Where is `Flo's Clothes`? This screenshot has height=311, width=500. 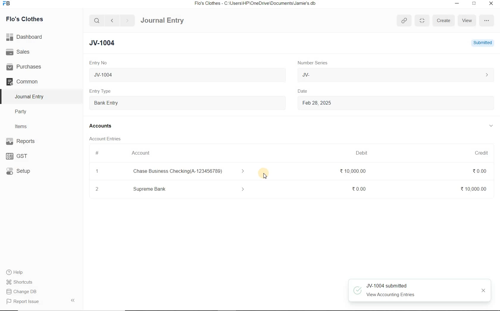 Flo's Clothes is located at coordinates (29, 19).